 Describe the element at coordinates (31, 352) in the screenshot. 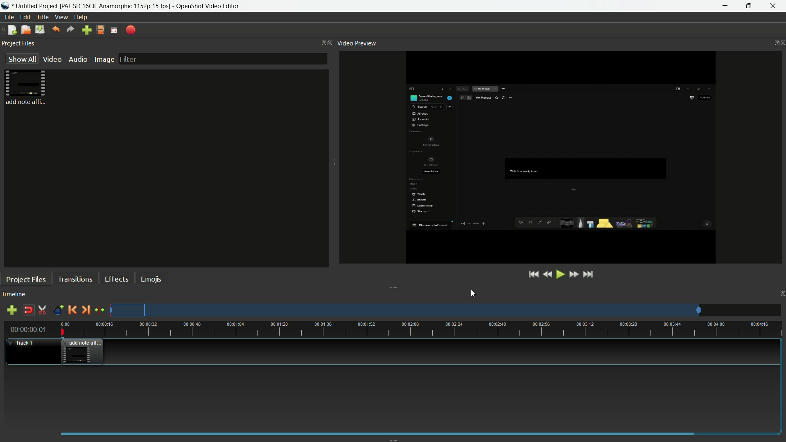

I see `track-1` at that location.